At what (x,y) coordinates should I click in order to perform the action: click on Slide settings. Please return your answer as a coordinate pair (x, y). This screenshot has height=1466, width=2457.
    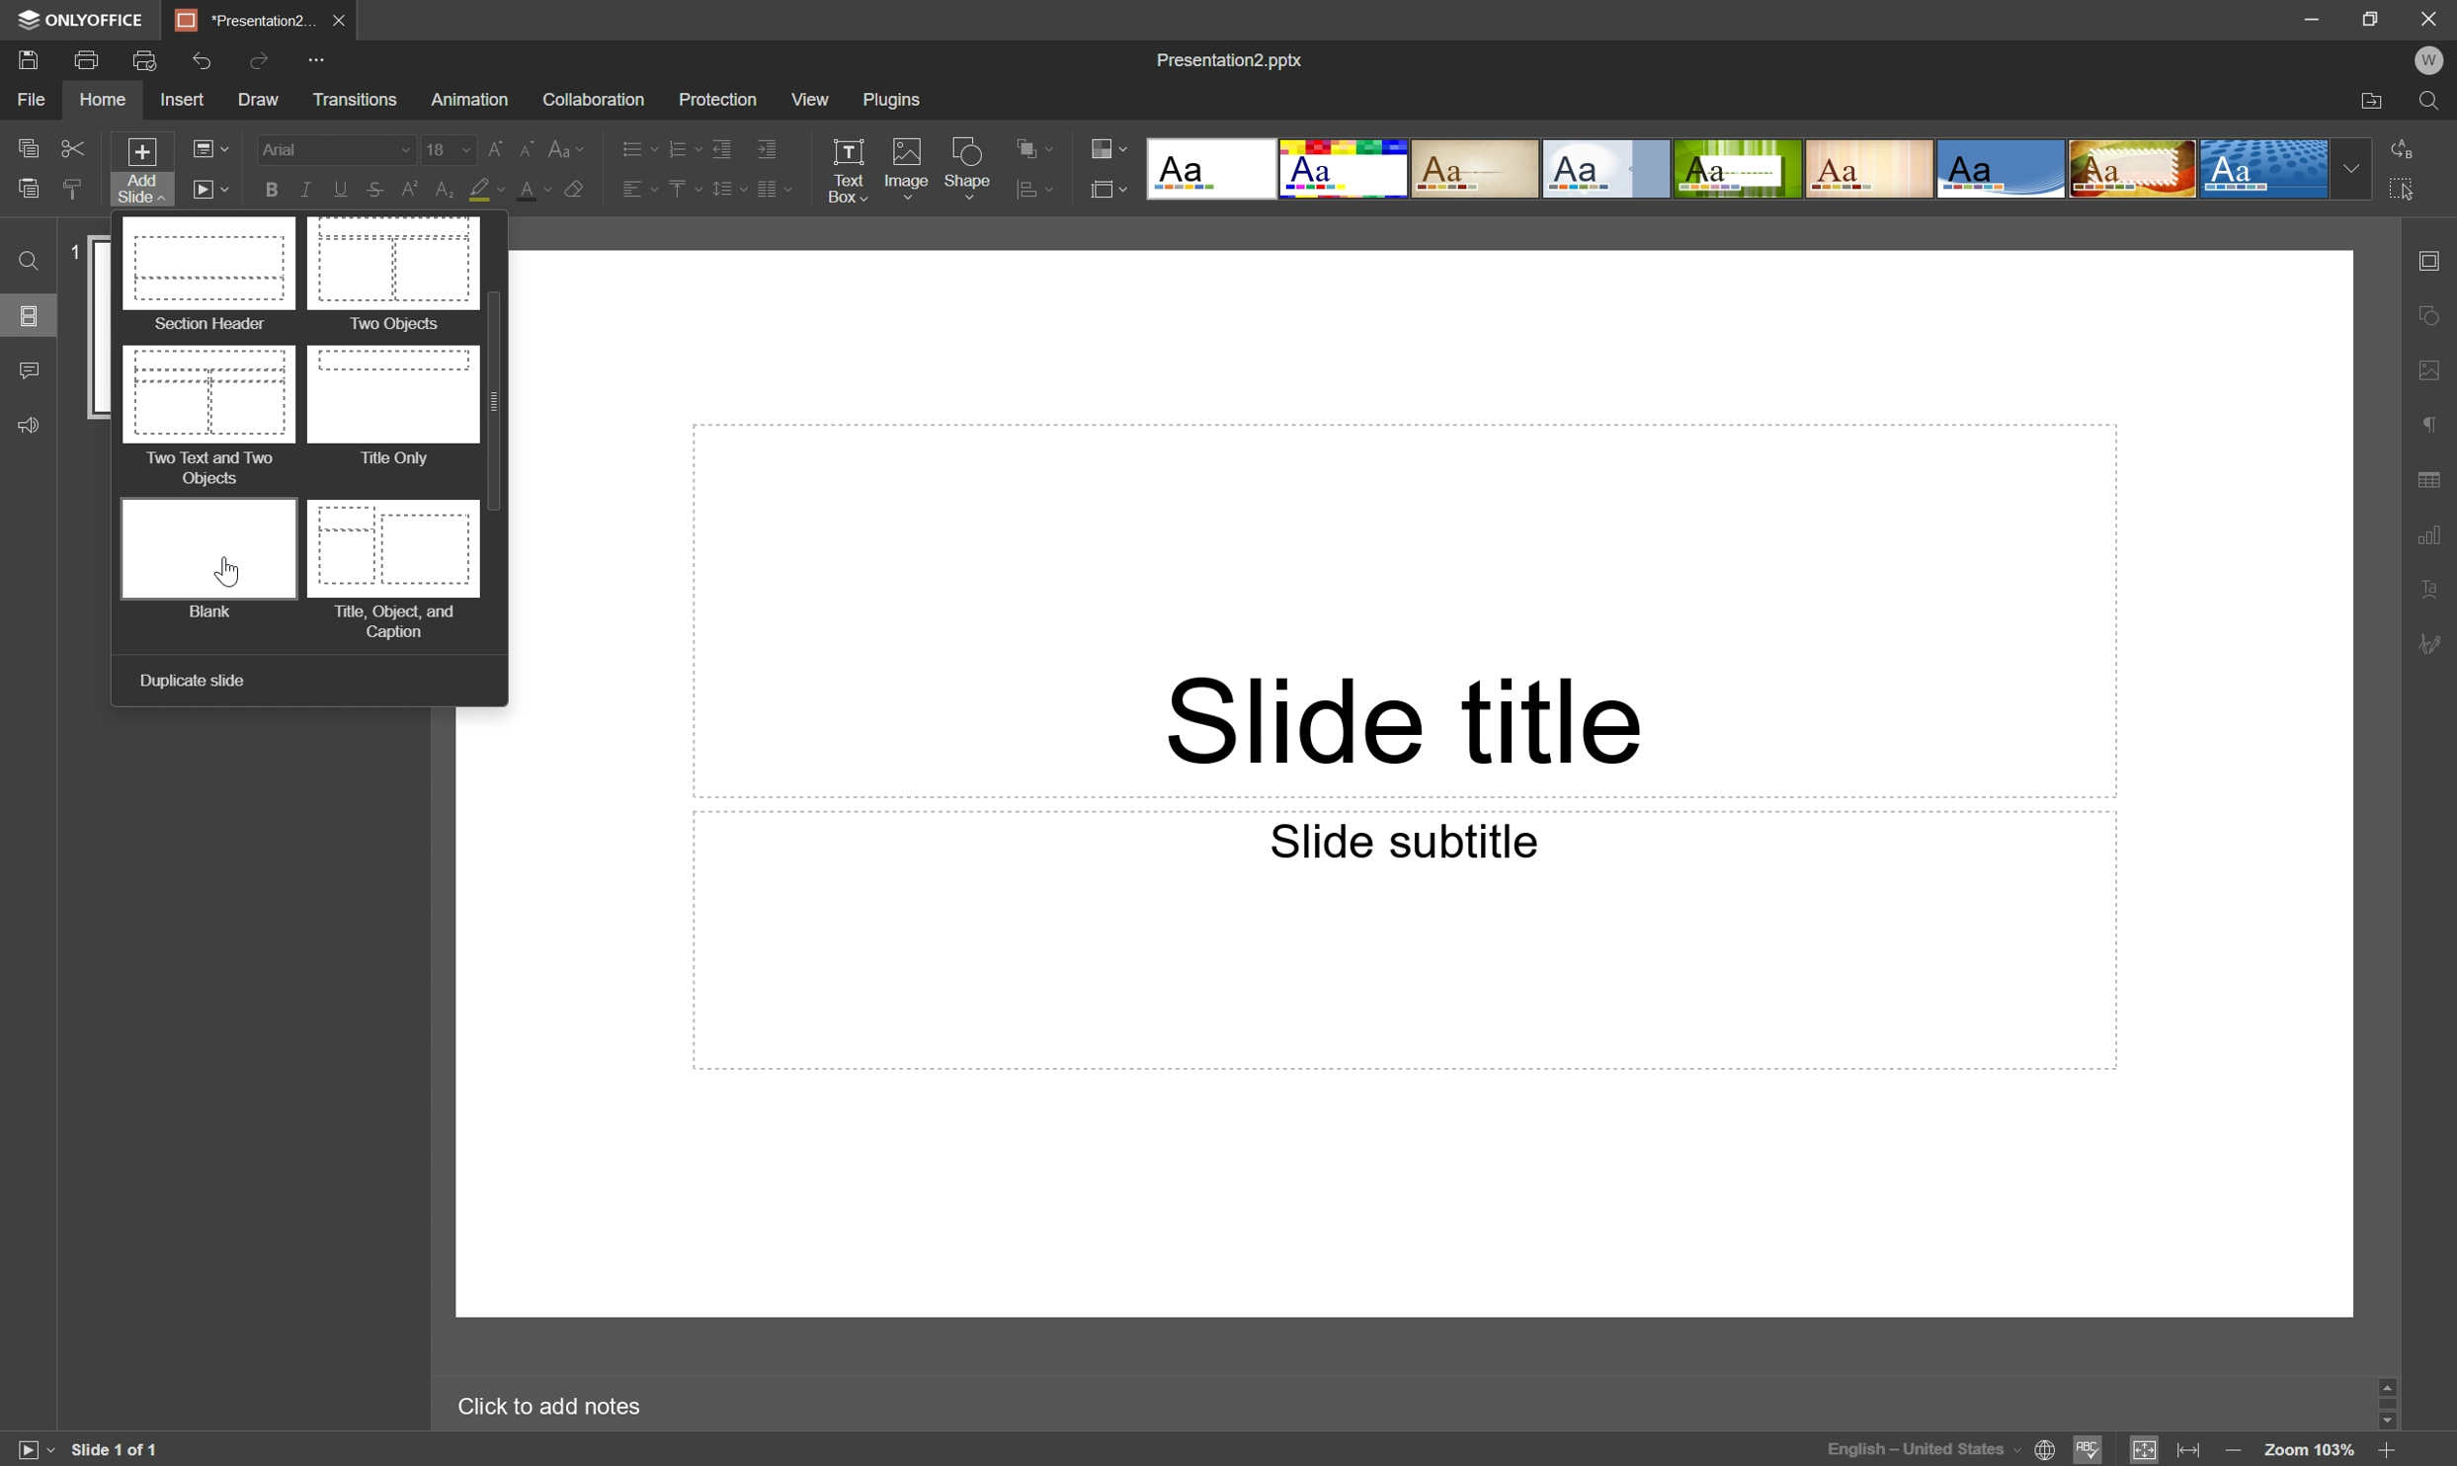
    Looking at the image, I should click on (2435, 256).